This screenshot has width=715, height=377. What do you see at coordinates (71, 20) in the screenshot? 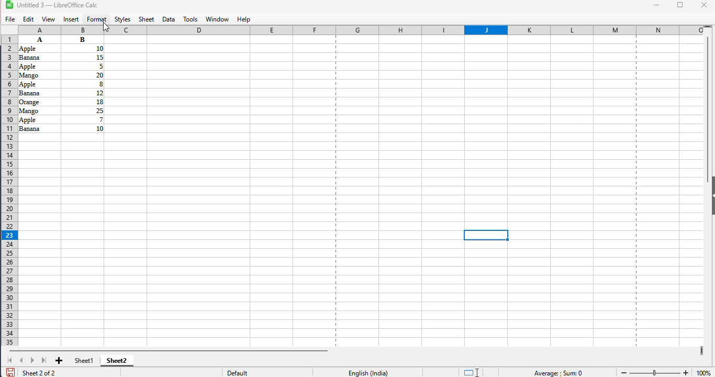
I see `insert` at bounding box center [71, 20].